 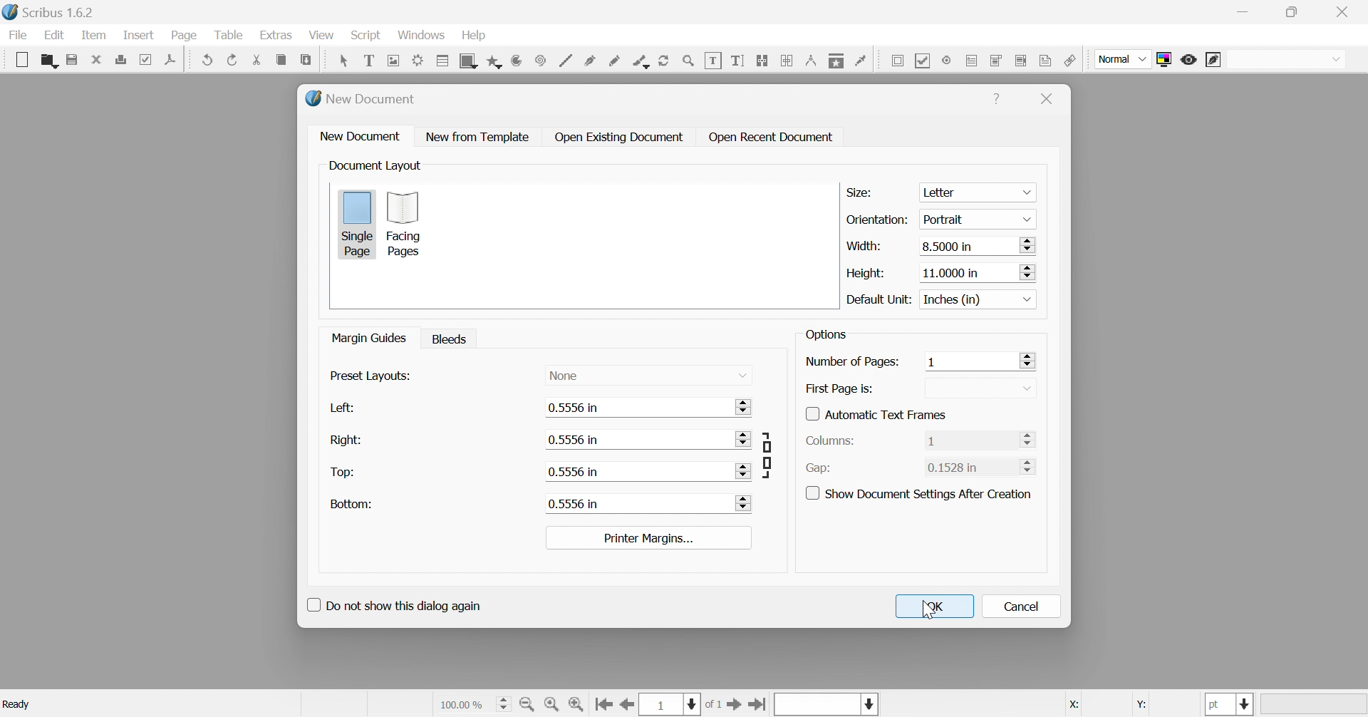 I want to click on view, so click(x=321, y=35).